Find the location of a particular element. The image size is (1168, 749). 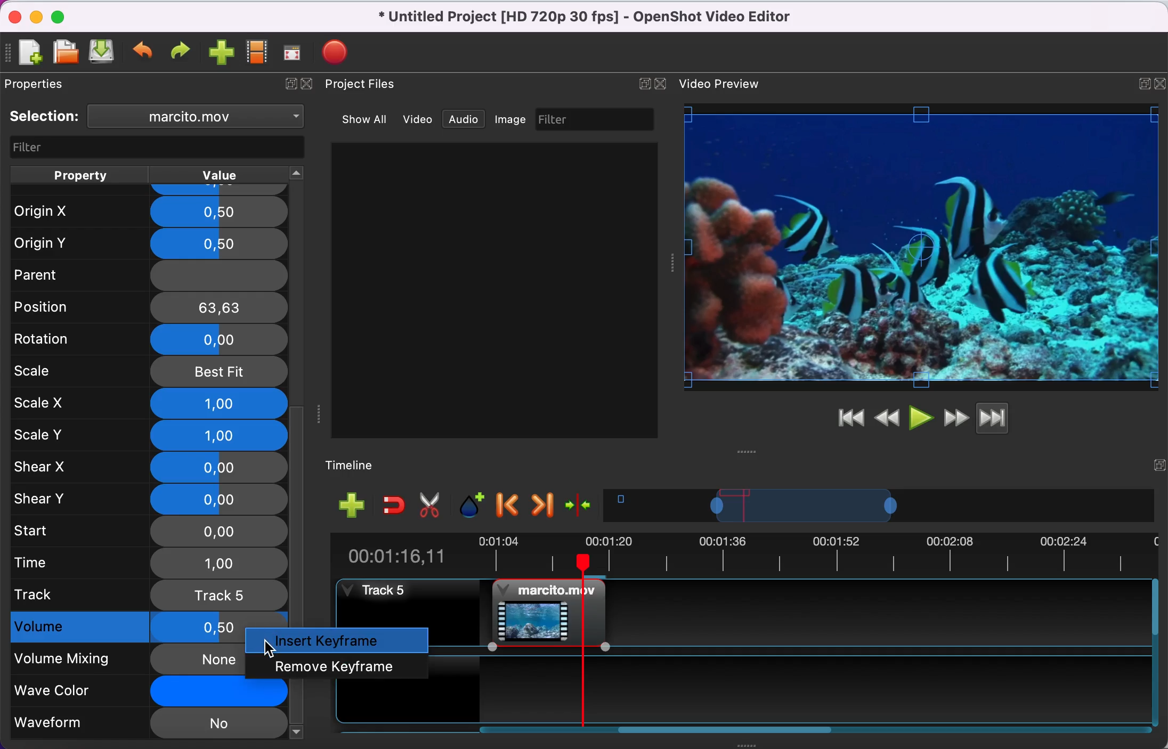

close is located at coordinates (12, 15).